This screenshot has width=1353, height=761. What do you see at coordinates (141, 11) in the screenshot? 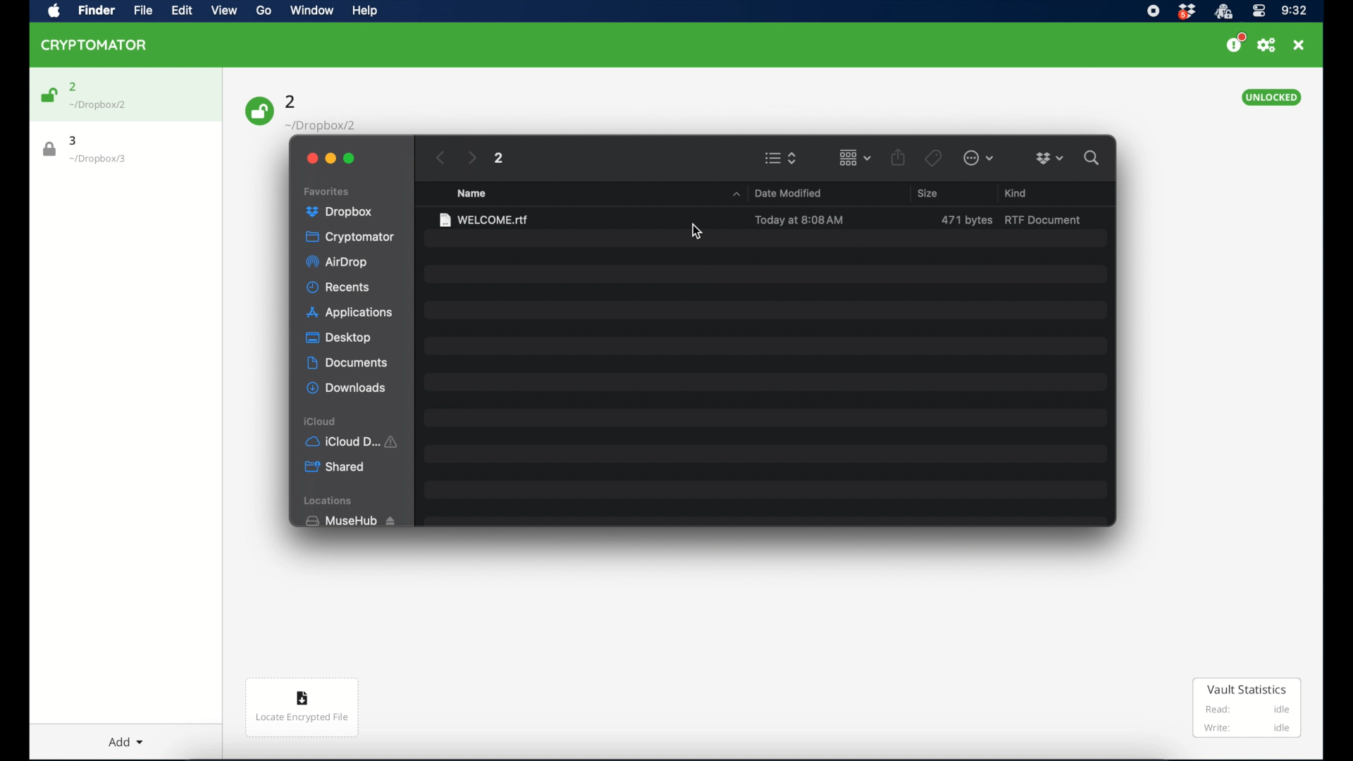
I see `File` at bounding box center [141, 11].